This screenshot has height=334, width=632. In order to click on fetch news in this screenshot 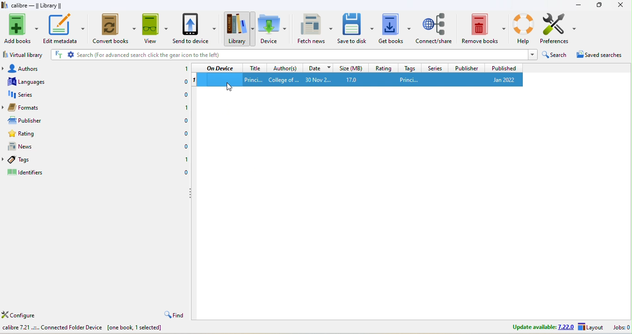, I will do `click(316, 28)`.